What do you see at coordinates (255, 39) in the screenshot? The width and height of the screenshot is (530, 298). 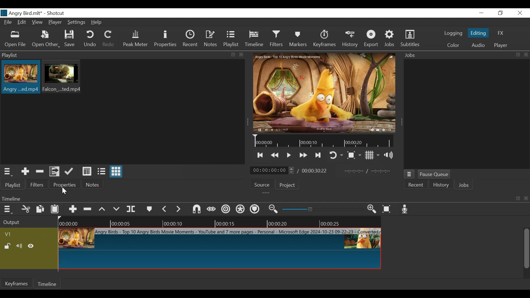 I see `Tiemeline` at bounding box center [255, 39].